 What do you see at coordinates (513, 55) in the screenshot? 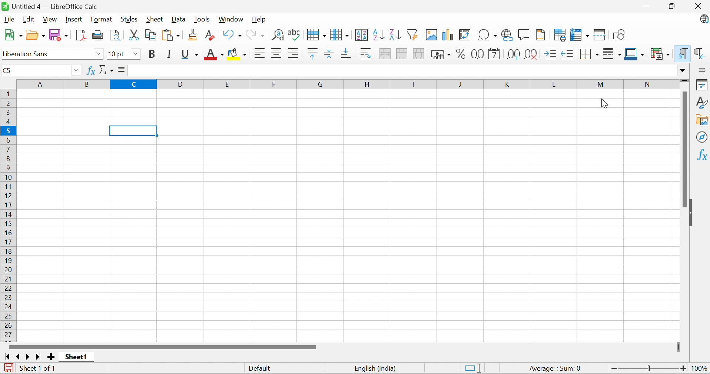
I see `Add decimal place` at bounding box center [513, 55].